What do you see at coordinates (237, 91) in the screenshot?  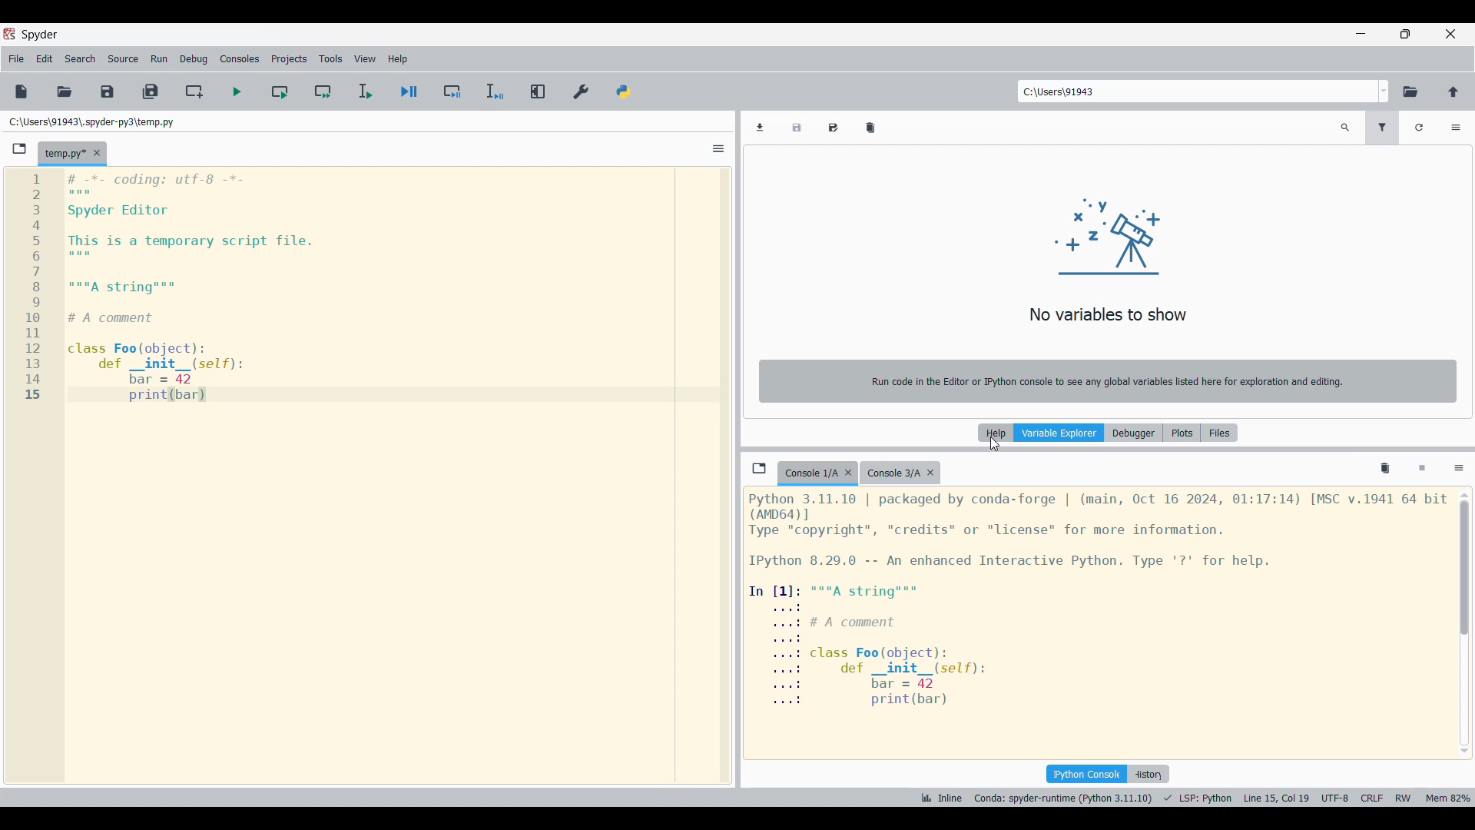 I see `Run file` at bounding box center [237, 91].